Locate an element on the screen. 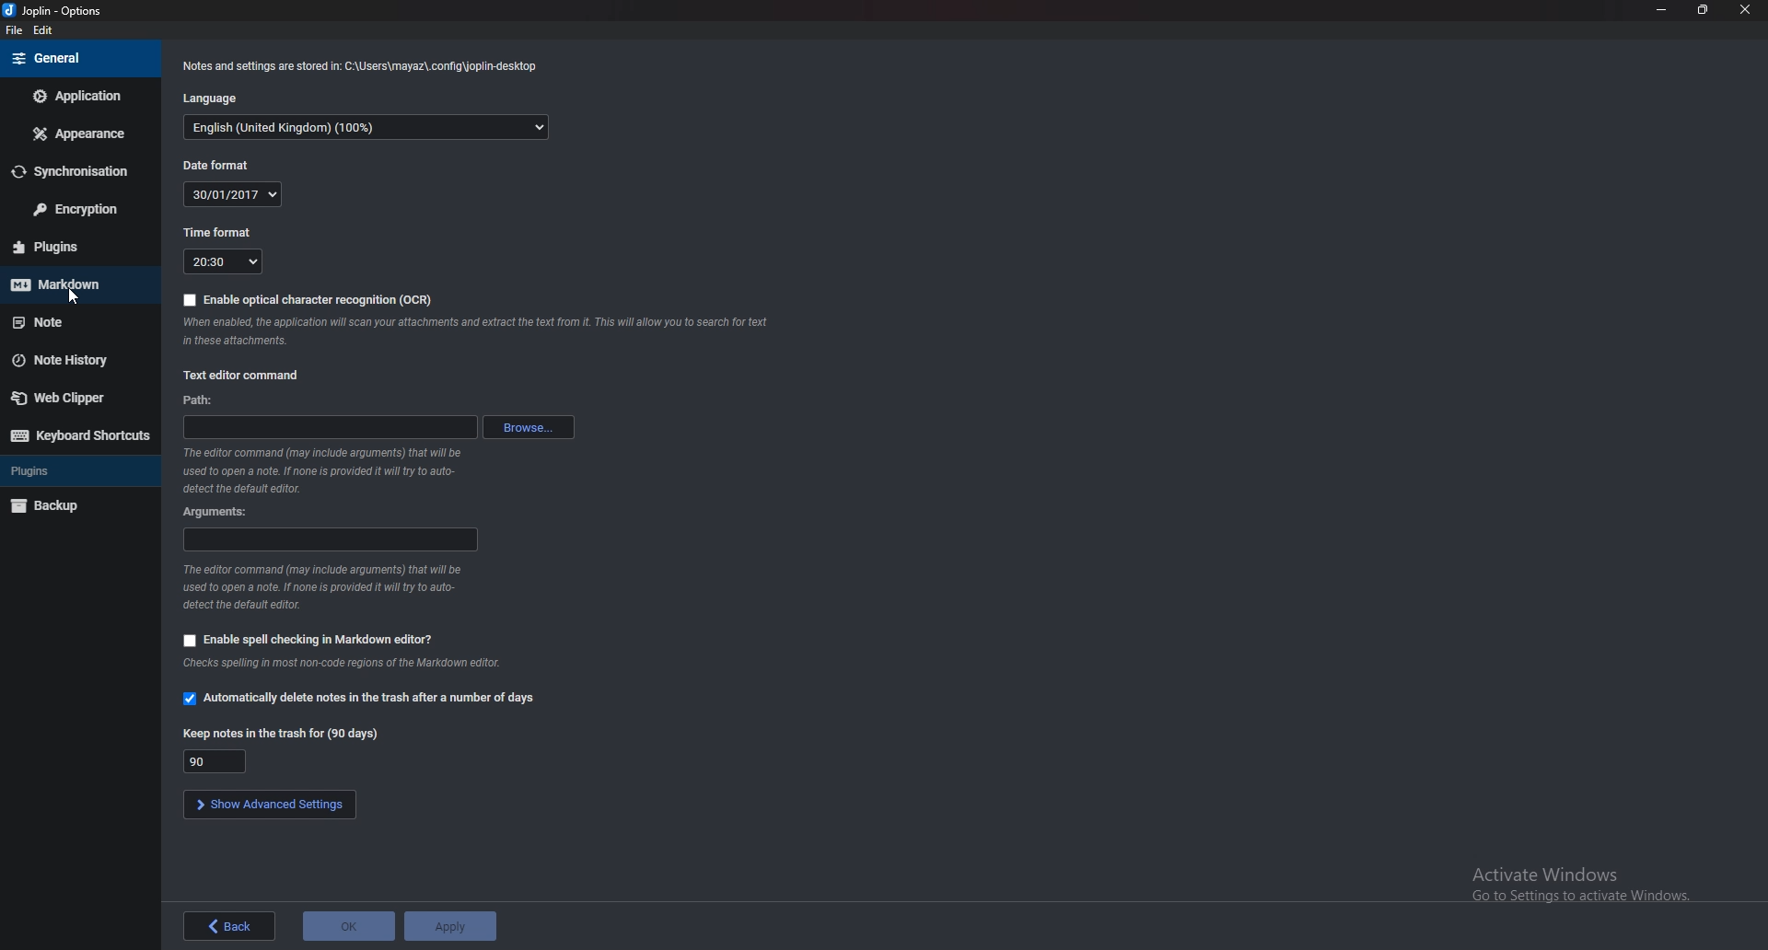 Image resolution: width=1768 pixels, height=950 pixels. Keyboard shortcuts is located at coordinates (80, 435).